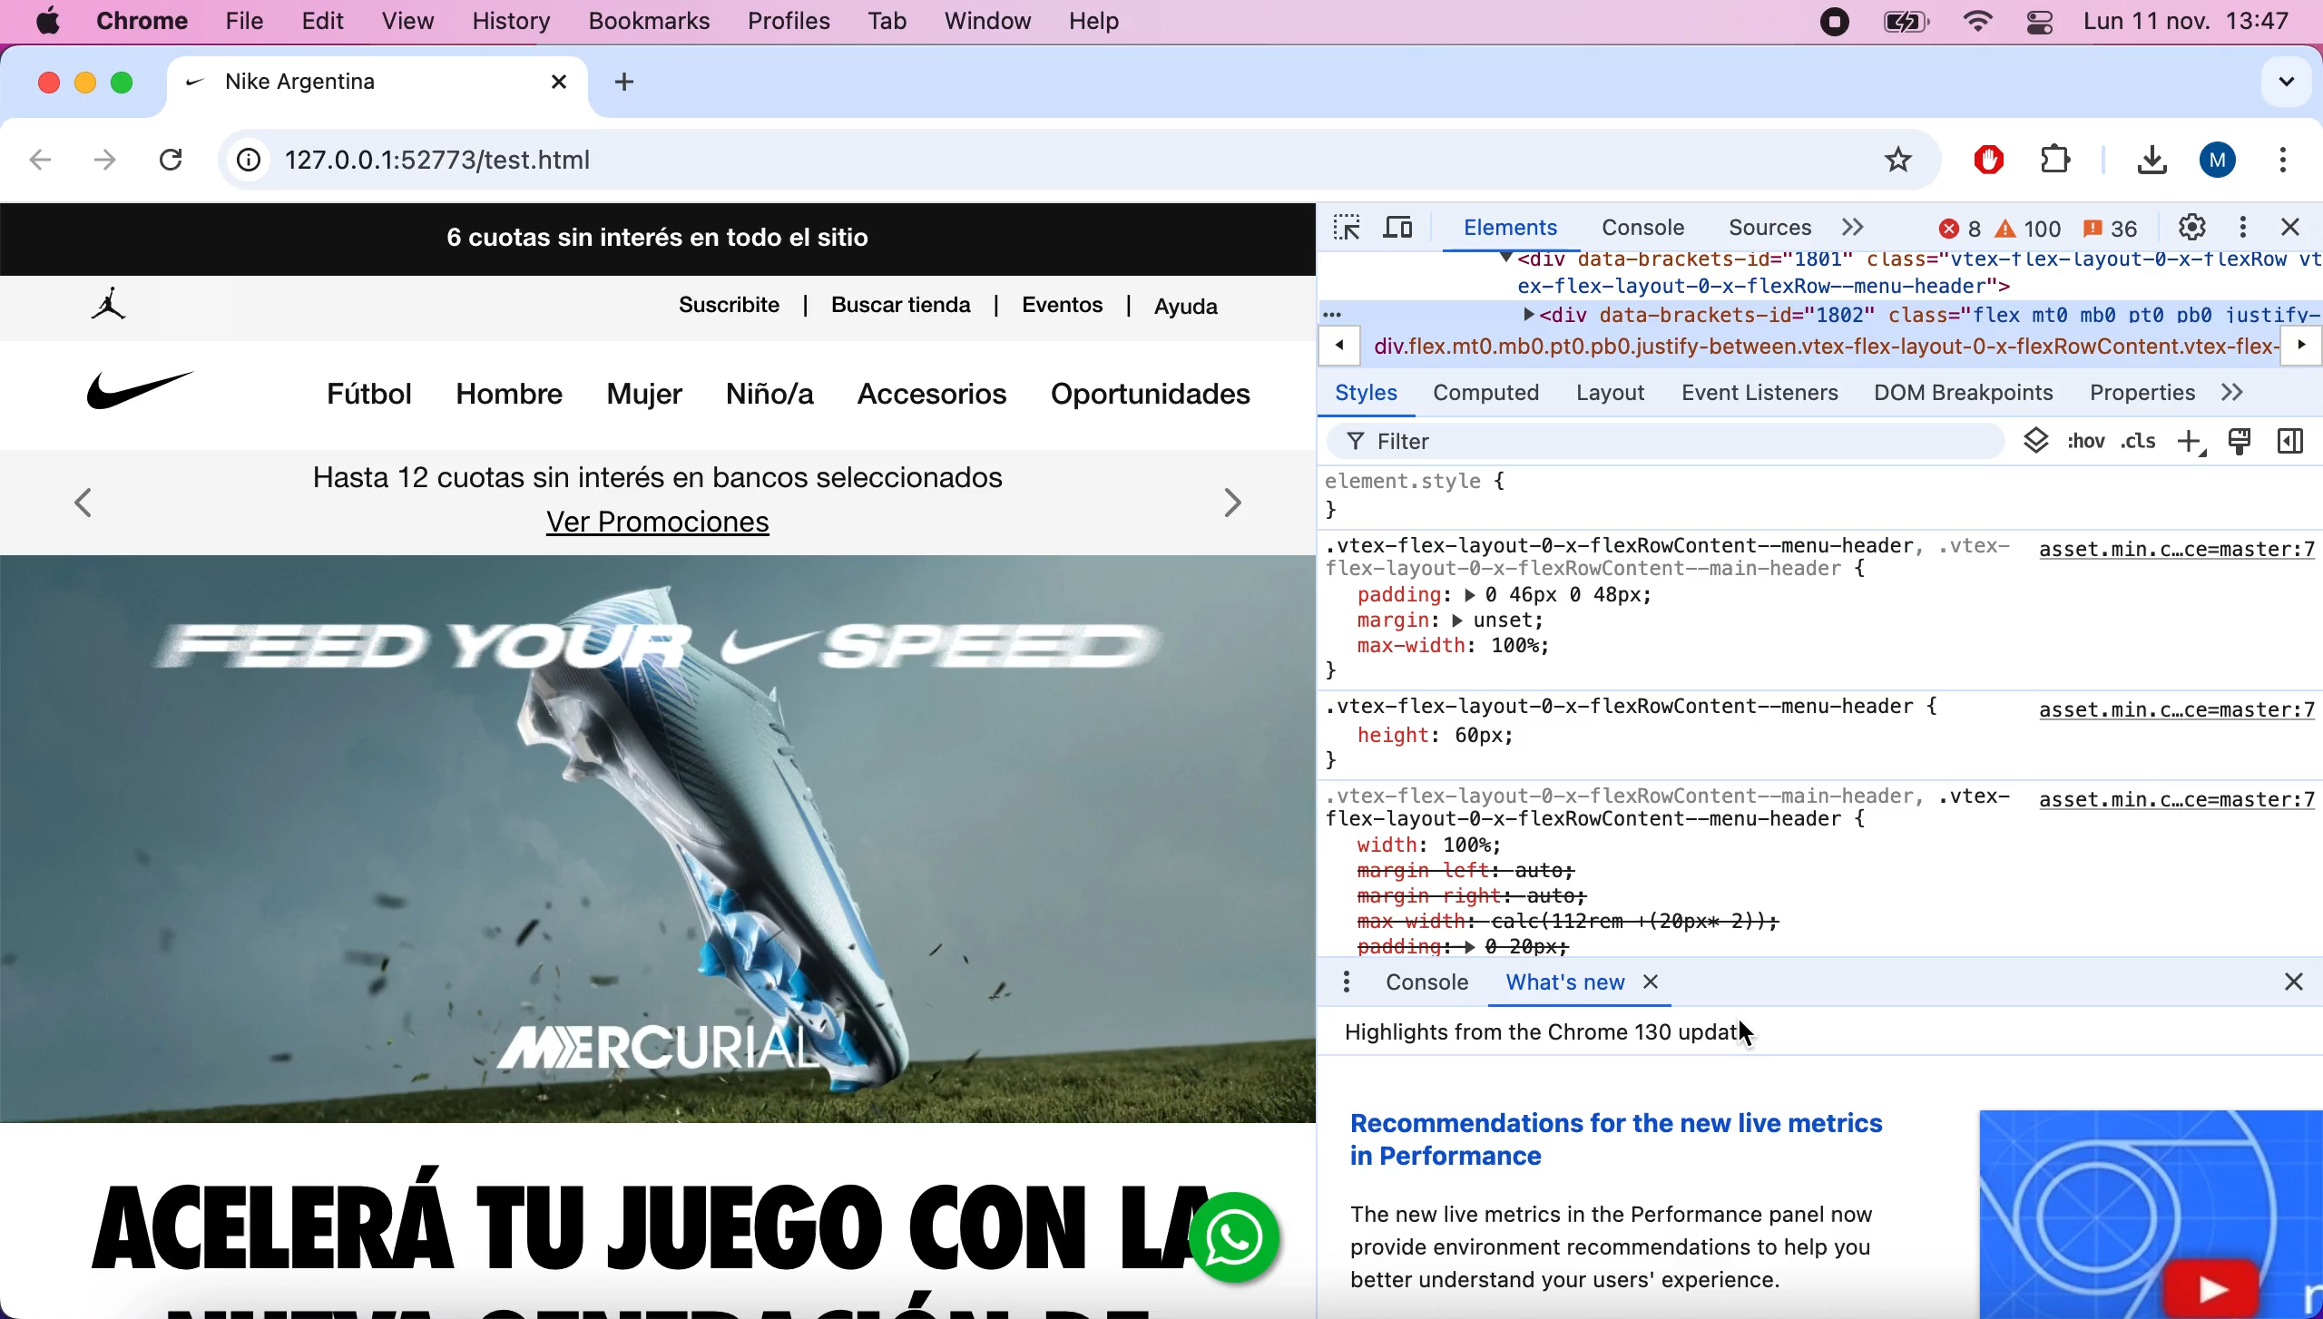 The width and height of the screenshot is (2323, 1319). I want to click on Buscar tienda, so click(905, 304).